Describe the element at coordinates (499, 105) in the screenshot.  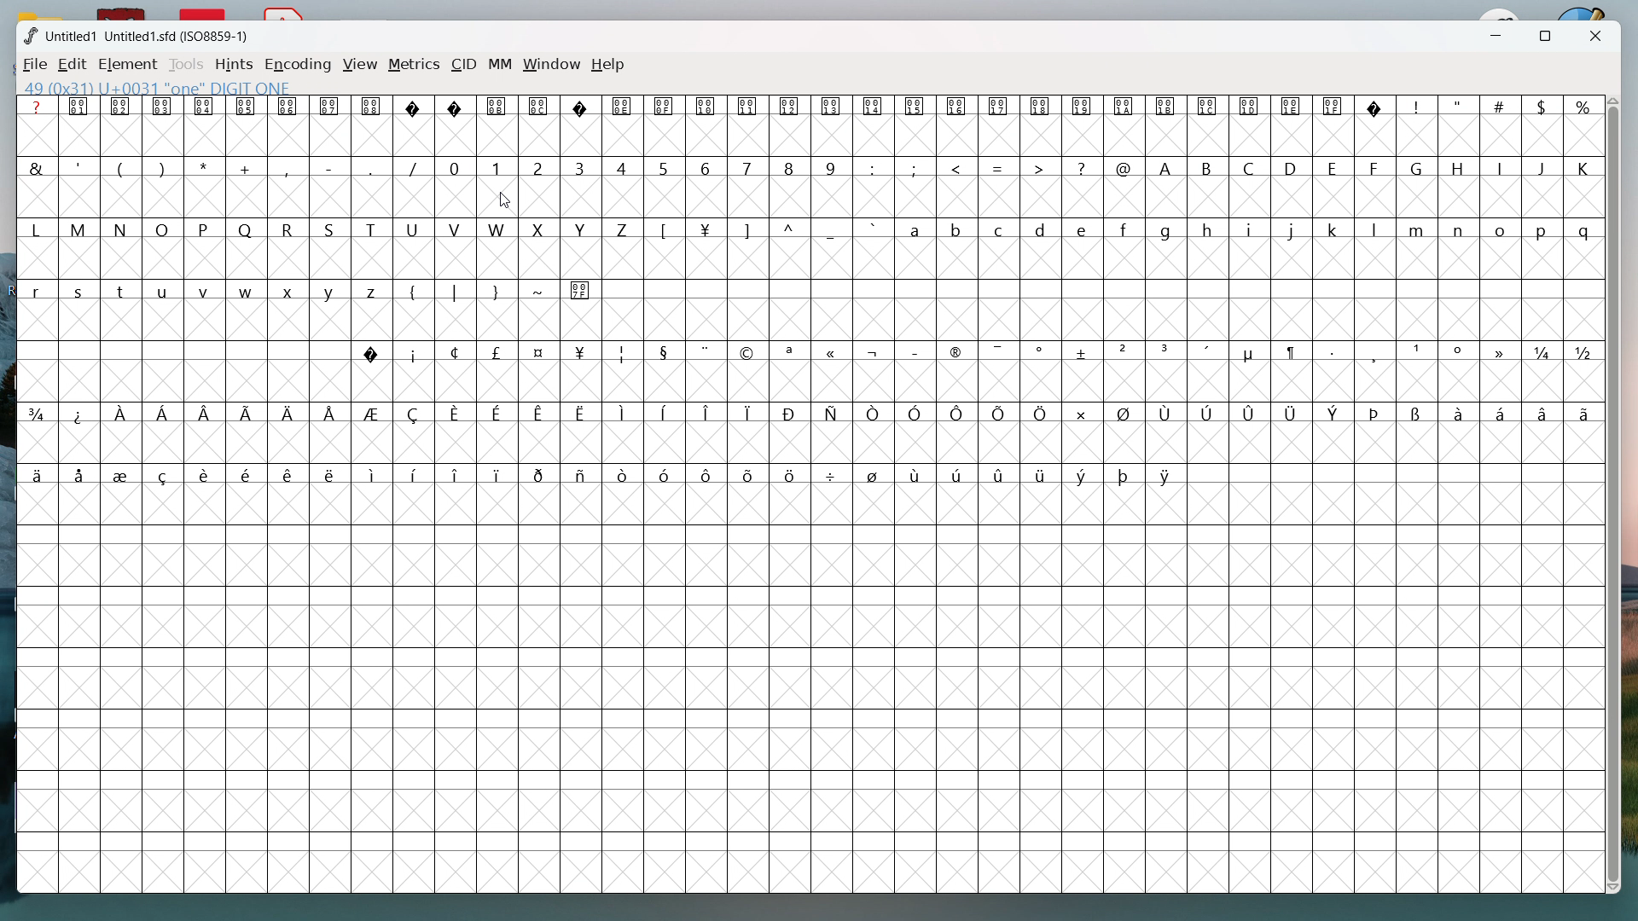
I see `symbol` at that location.